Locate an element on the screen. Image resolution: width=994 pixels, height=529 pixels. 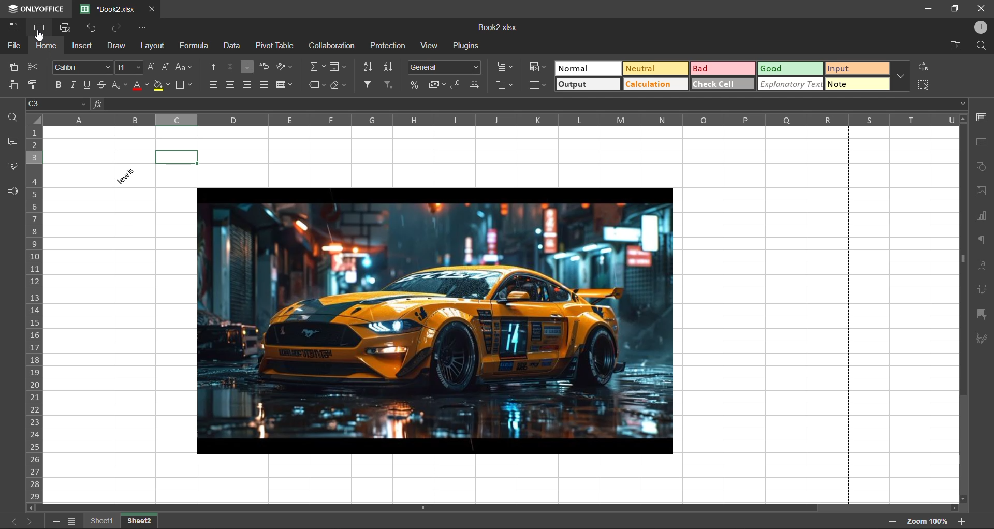
column names is located at coordinates (503, 120).